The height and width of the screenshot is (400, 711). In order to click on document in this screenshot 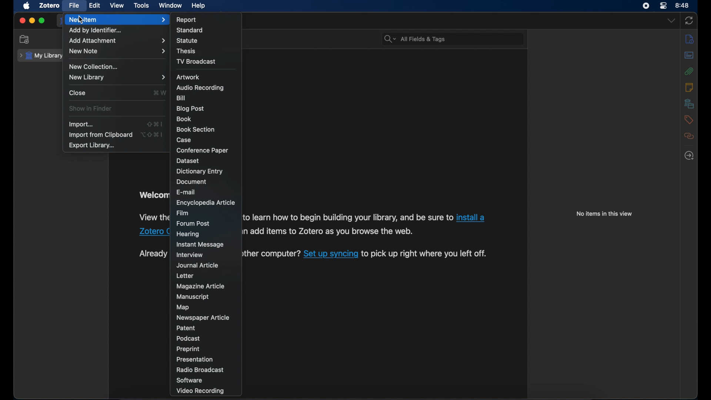, I will do `click(193, 182)`.